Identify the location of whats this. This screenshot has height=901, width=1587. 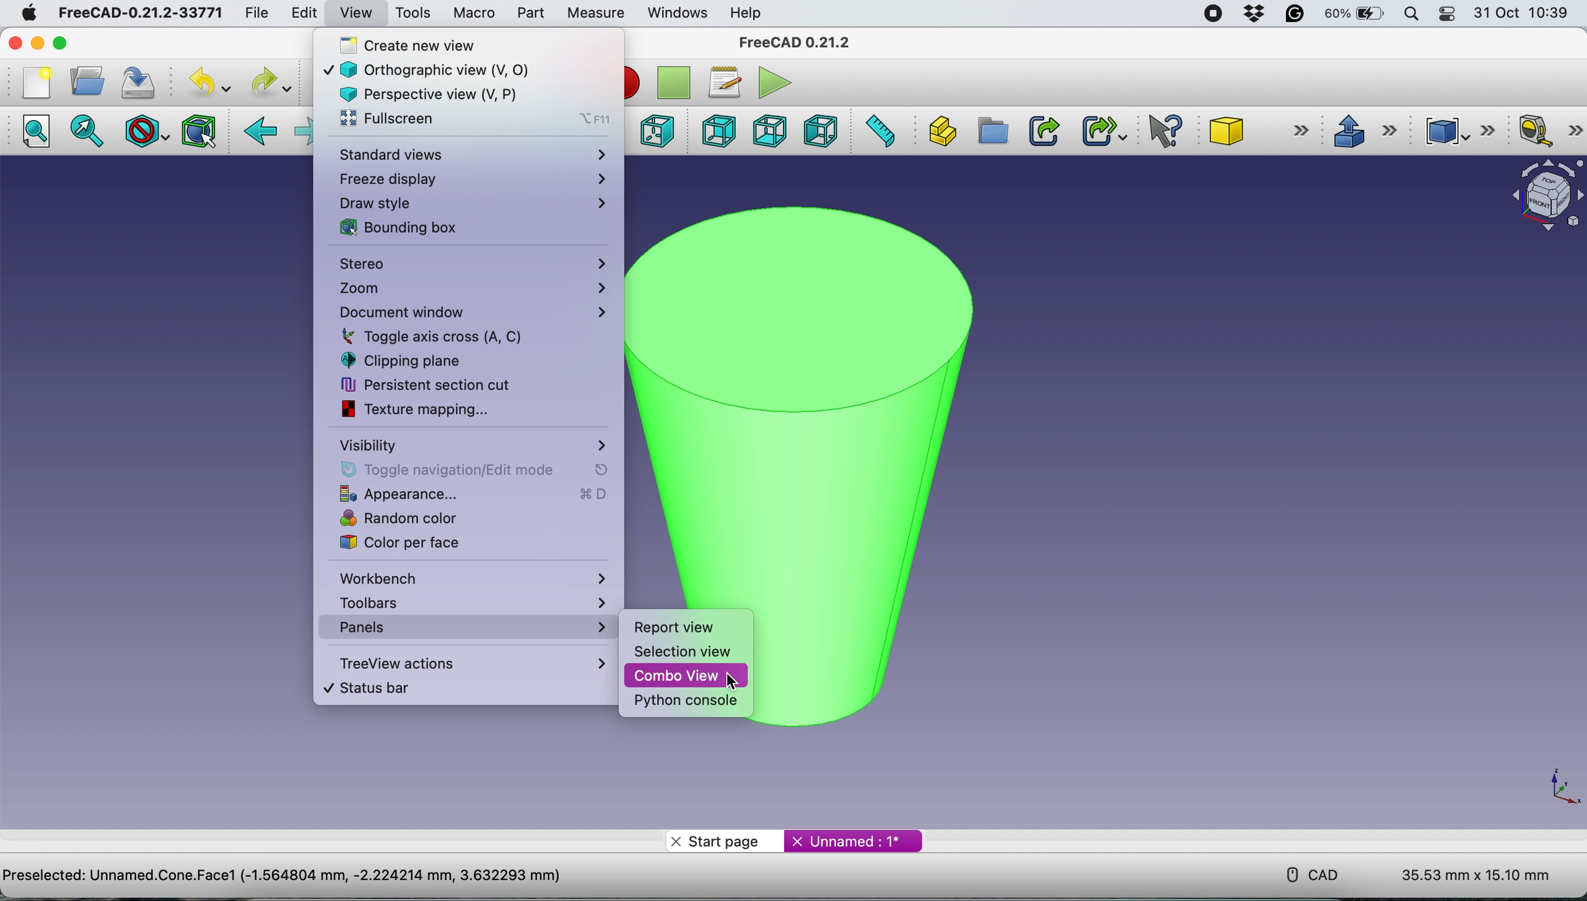
(1159, 132).